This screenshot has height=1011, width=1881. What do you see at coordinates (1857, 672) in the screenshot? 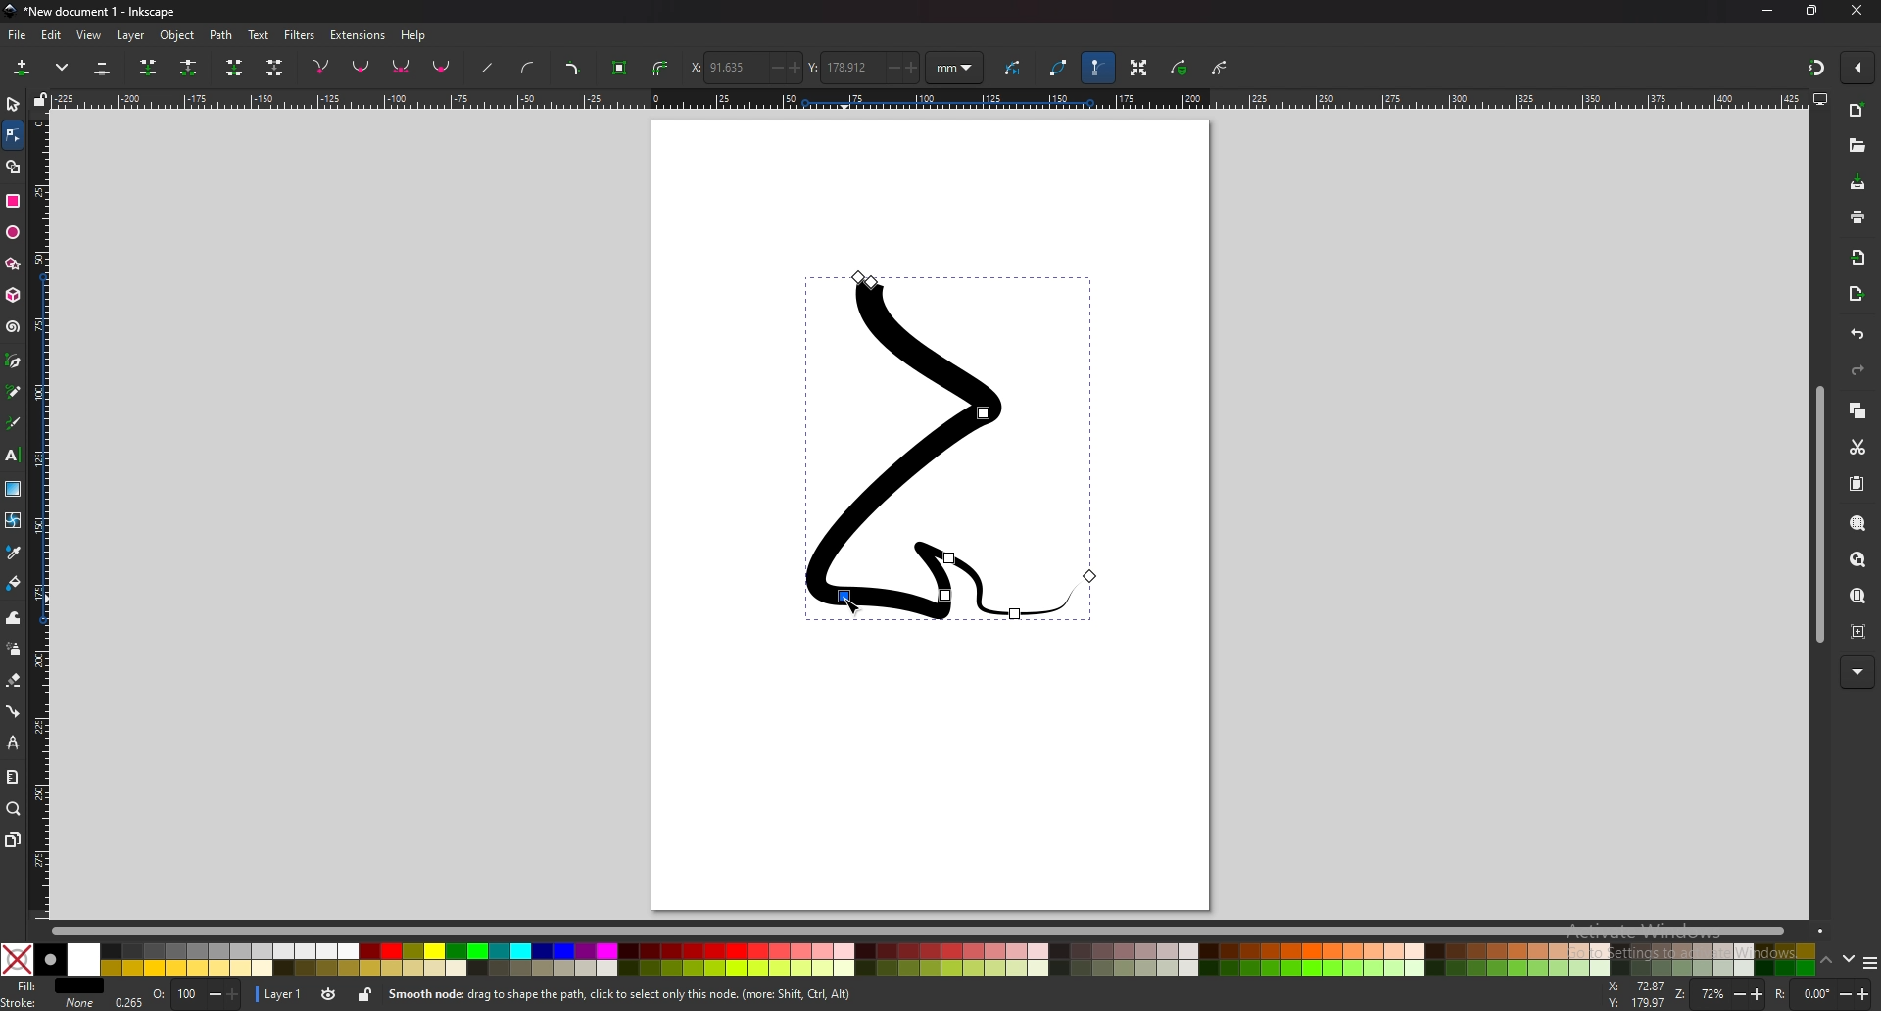
I see `more` at bounding box center [1857, 672].